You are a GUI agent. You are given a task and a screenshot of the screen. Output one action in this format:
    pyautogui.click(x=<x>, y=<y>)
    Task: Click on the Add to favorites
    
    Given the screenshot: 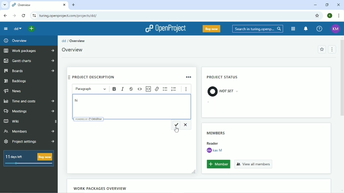 What is the action you would take?
    pyautogui.click(x=322, y=49)
    